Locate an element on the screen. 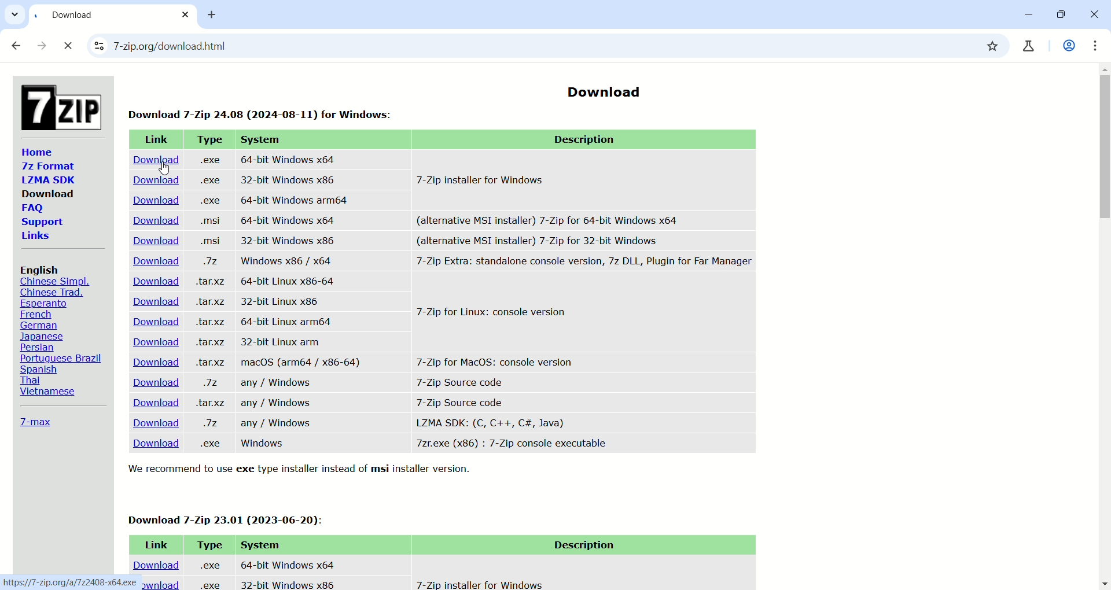 This screenshot has width=1111, height=590. .tarxz is located at coordinates (212, 282).